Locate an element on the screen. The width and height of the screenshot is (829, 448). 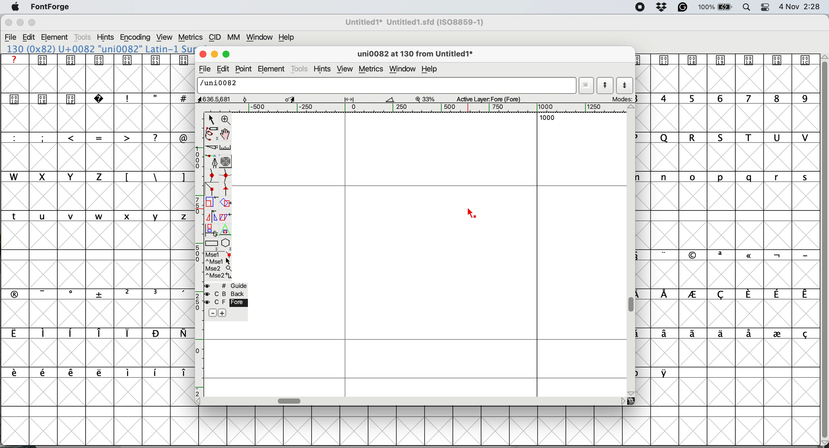
symbol is located at coordinates (725, 59).